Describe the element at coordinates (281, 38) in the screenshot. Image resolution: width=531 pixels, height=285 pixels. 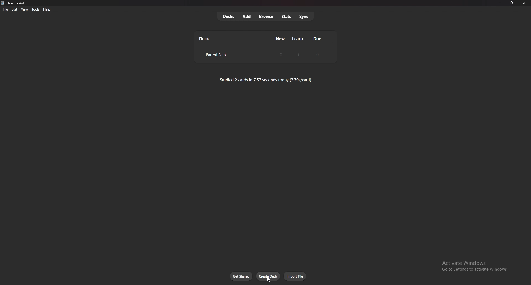
I see `new` at that location.